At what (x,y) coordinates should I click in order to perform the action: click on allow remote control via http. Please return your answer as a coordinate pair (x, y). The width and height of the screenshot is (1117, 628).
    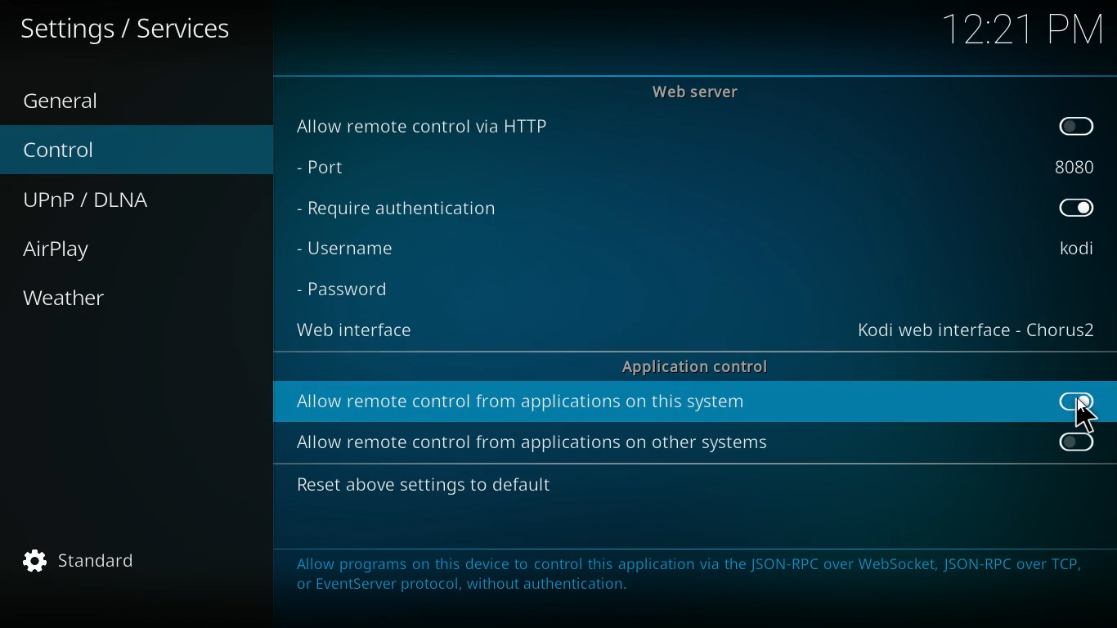
    Looking at the image, I should click on (425, 125).